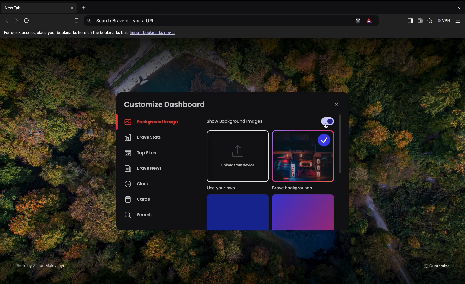 Image resolution: width=465 pixels, height=284 pixels. Describe the element at coordinates (139, 152) in the screenshot. I see `Top sites` at that location.